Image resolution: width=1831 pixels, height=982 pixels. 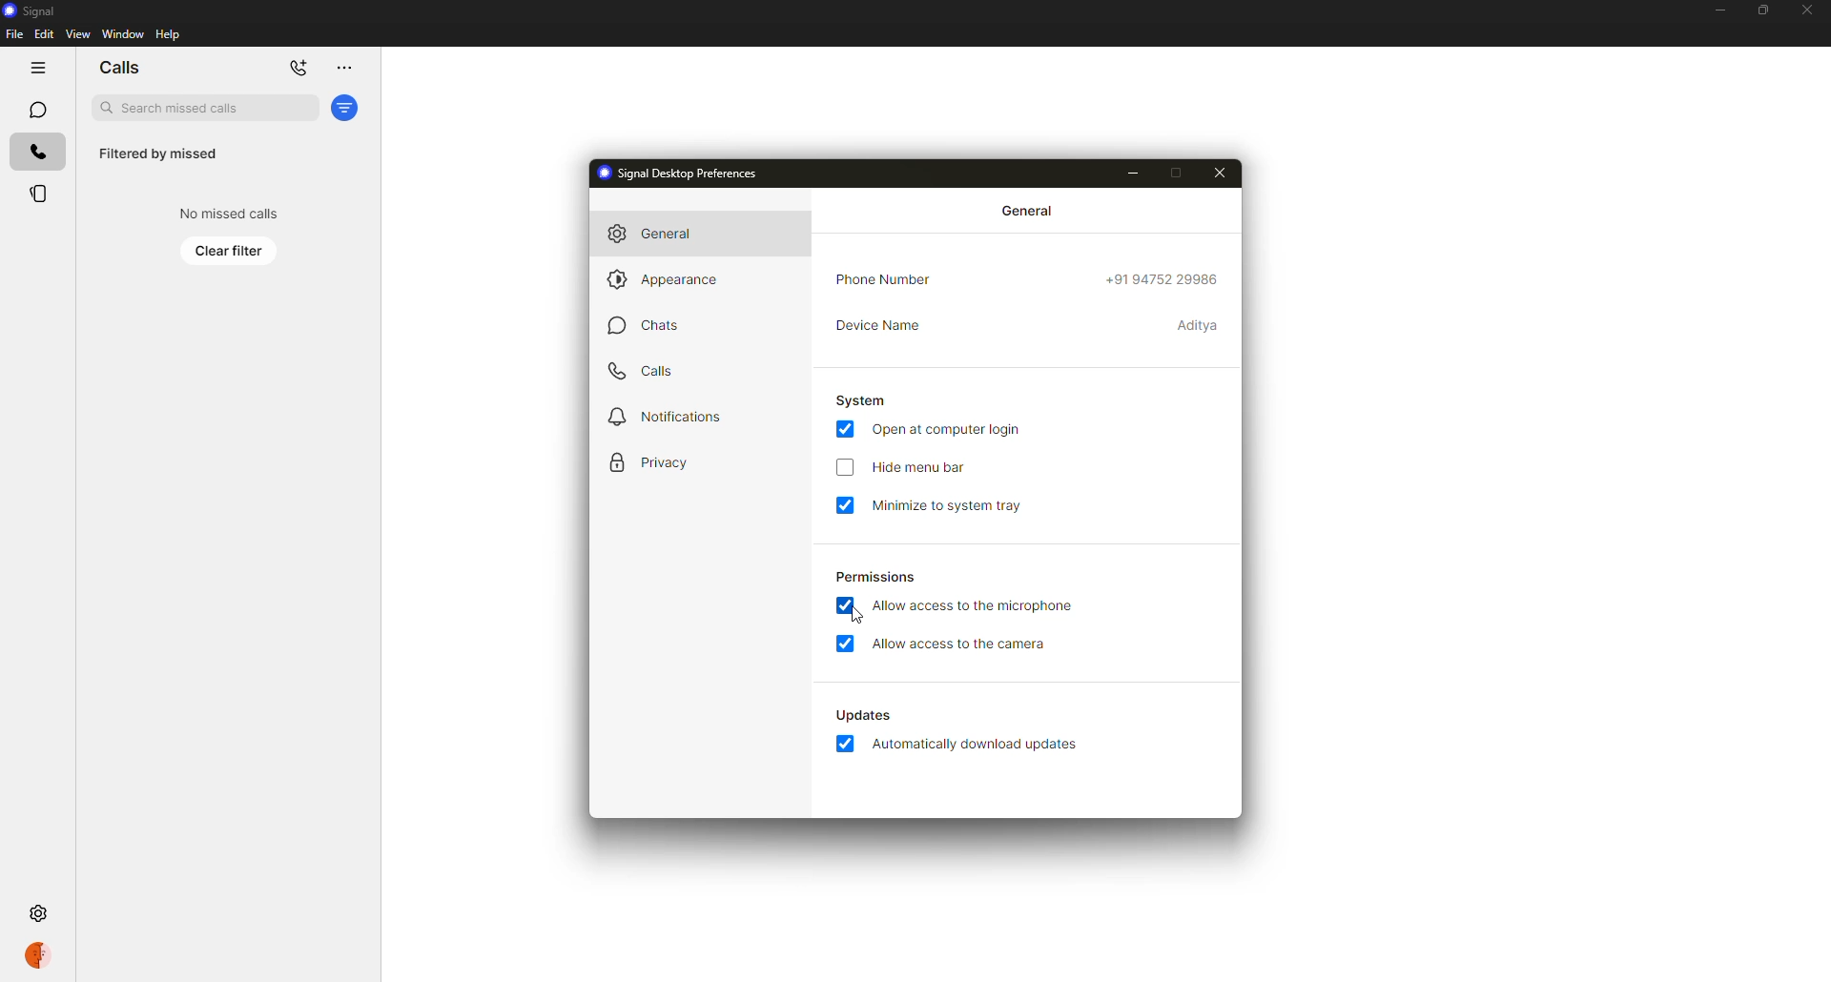 I want to click on enabled, so click(x=845, y=505).